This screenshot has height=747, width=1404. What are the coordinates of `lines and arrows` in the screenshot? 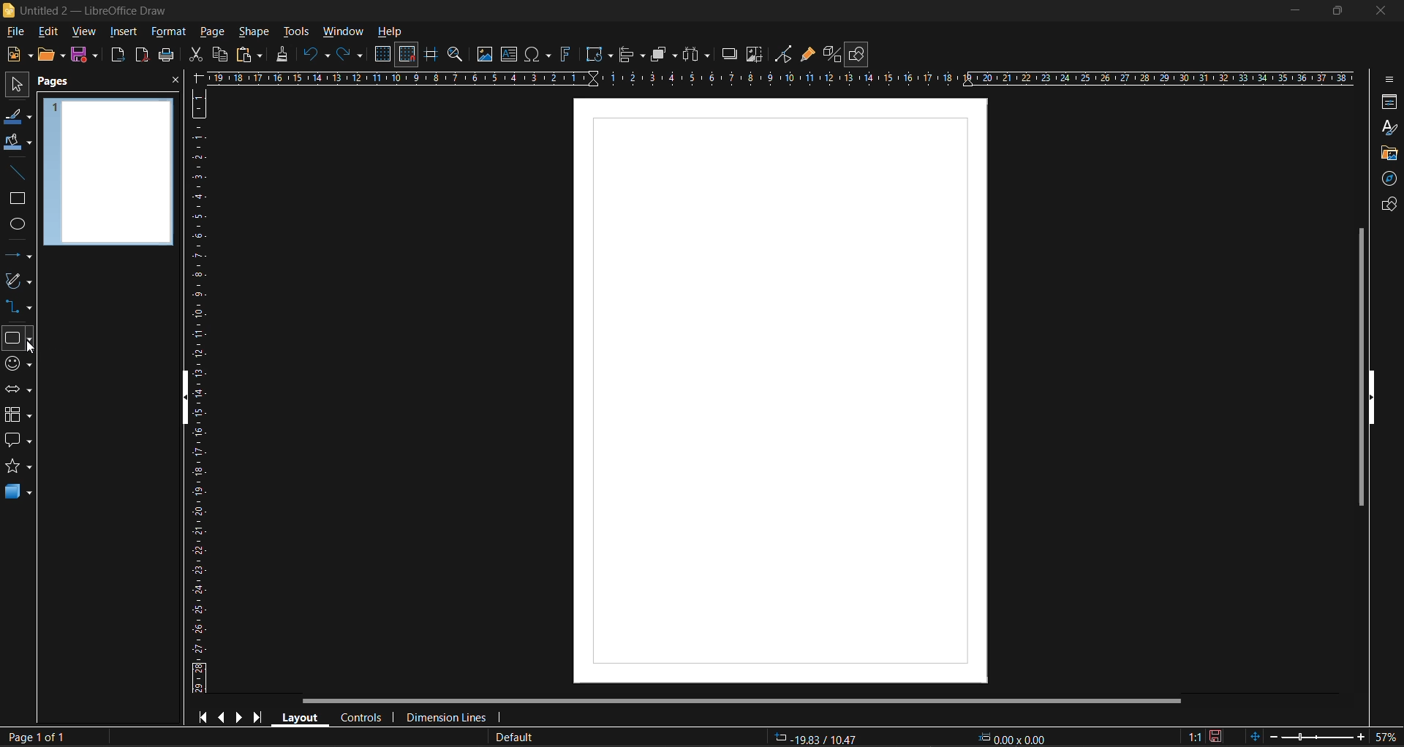 It's located at (23, 258).